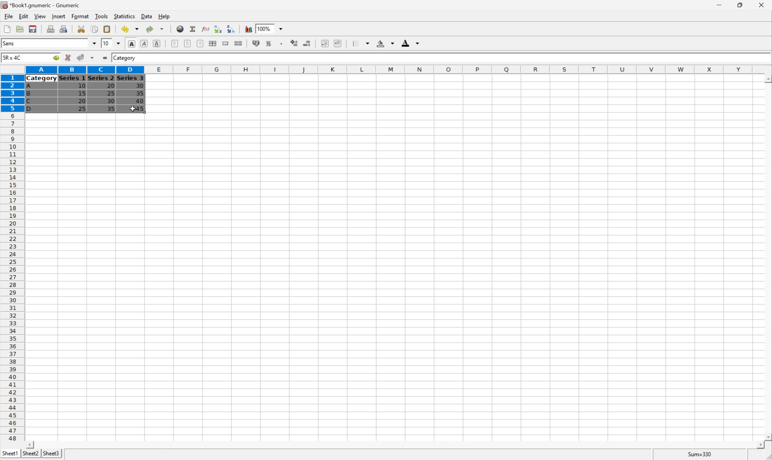 This screenshot has height=460, width=772. I want to click on Sort the selected region in ascending order based on the first column selected, so click(218, 29).